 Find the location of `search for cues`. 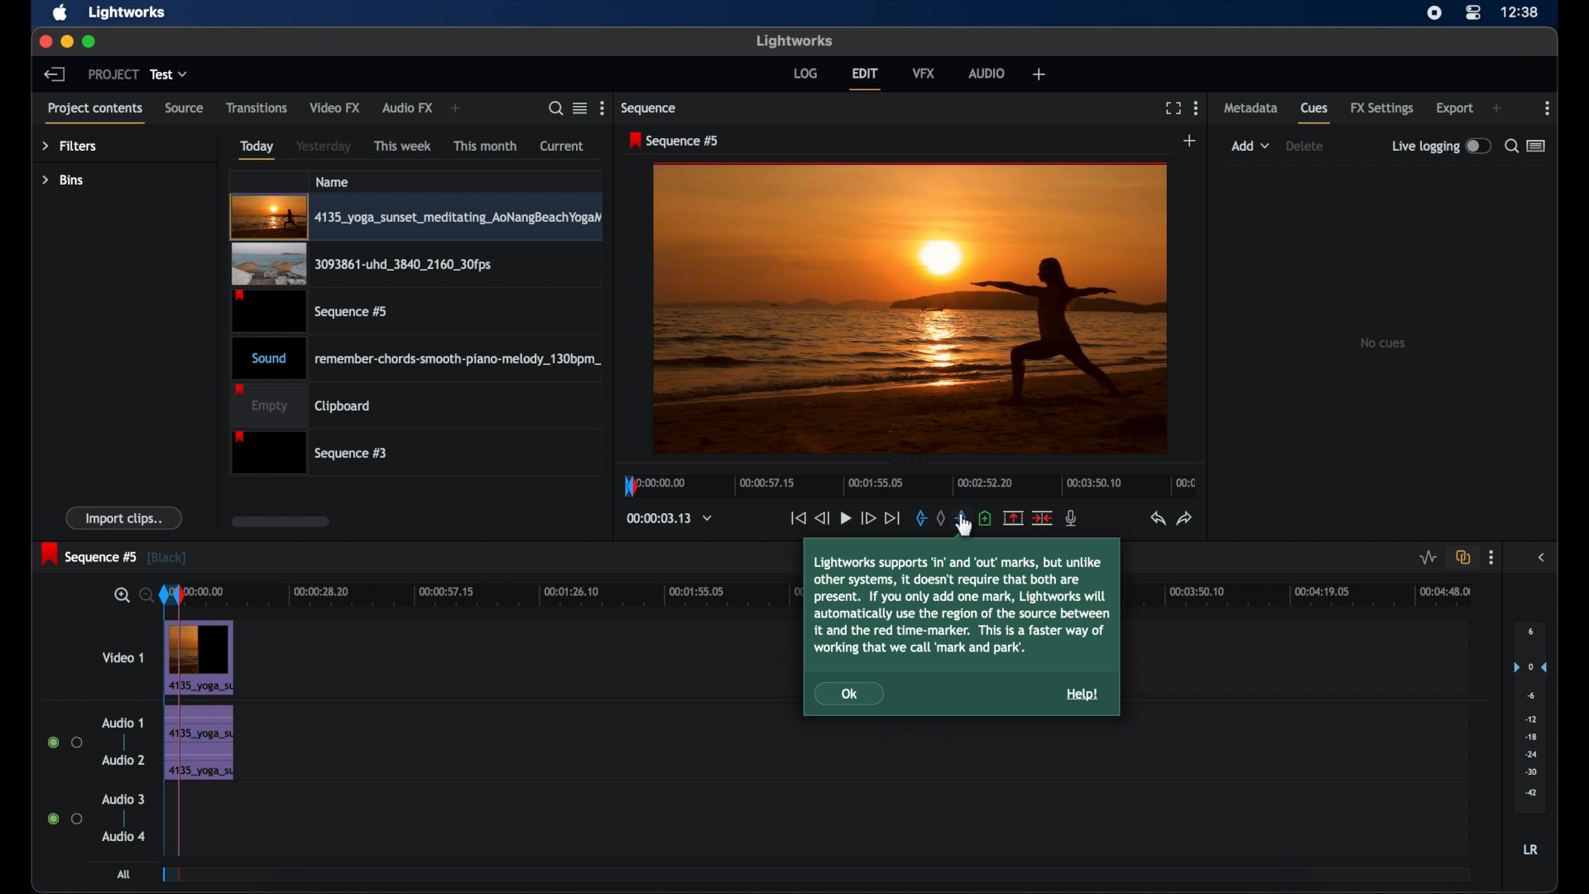

search for cues is located at coordinates (1510, 145).